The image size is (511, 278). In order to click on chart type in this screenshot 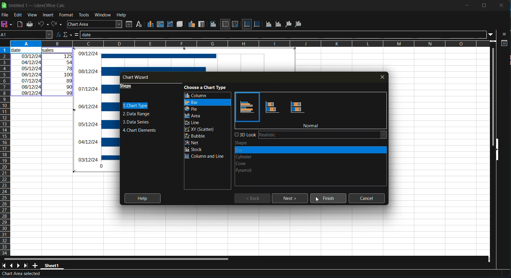, I will do `click(135, 106)`.